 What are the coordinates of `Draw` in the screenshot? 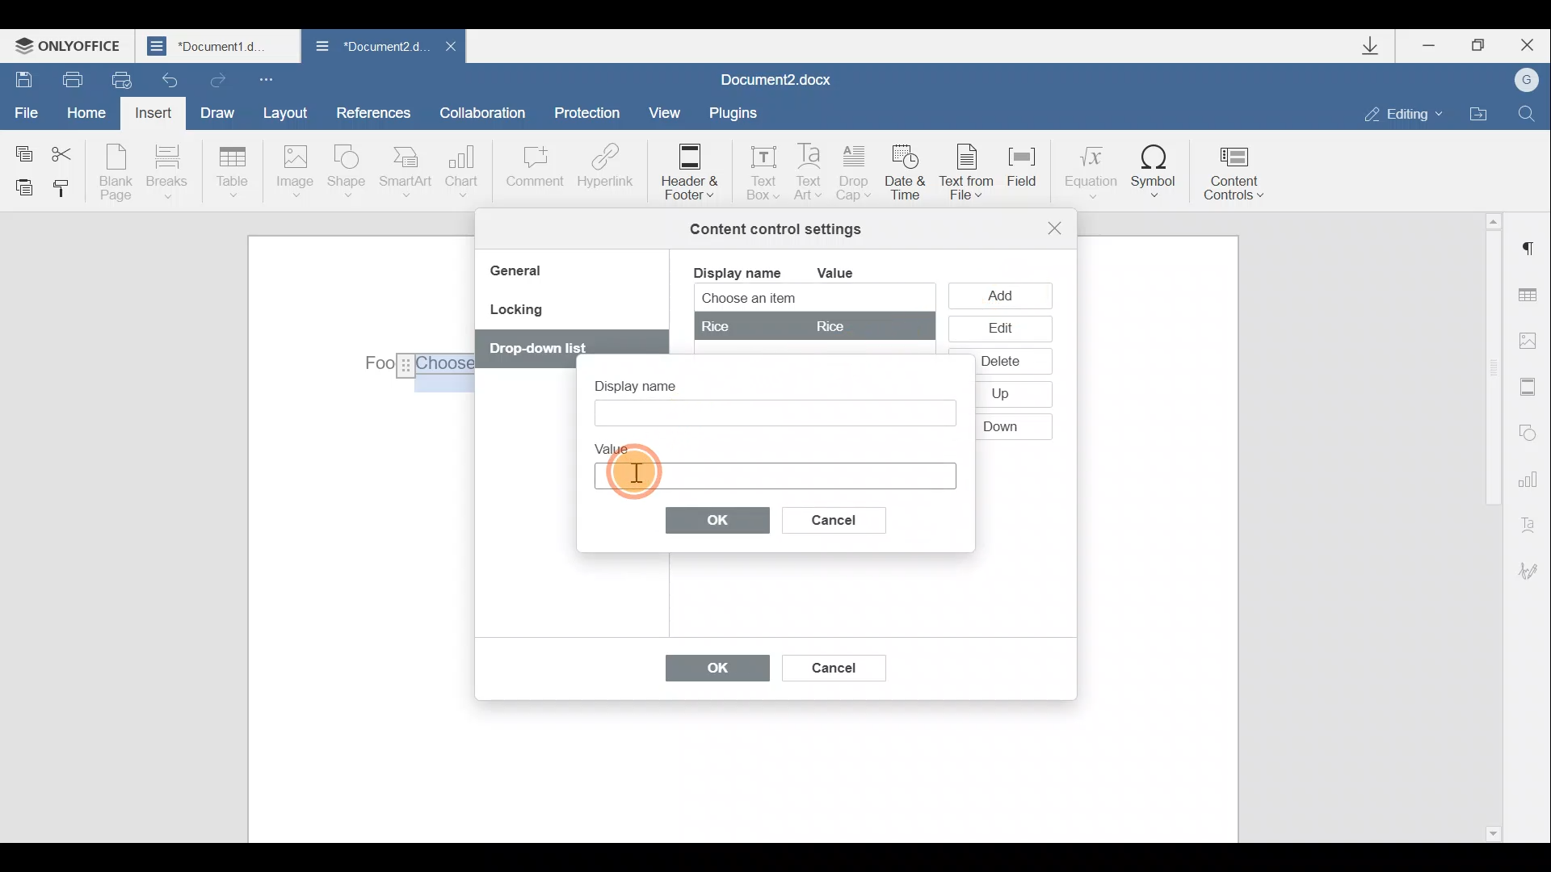 It's located at (215, 111).